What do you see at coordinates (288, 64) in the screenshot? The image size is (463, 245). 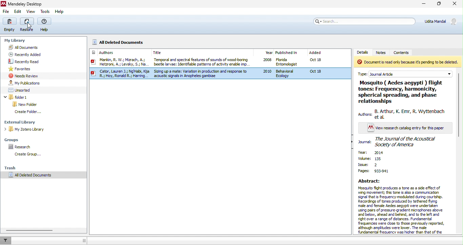 I see `ar Published In FordsEntomdogst BehavioralEcology` at bounding box center [288, 64].